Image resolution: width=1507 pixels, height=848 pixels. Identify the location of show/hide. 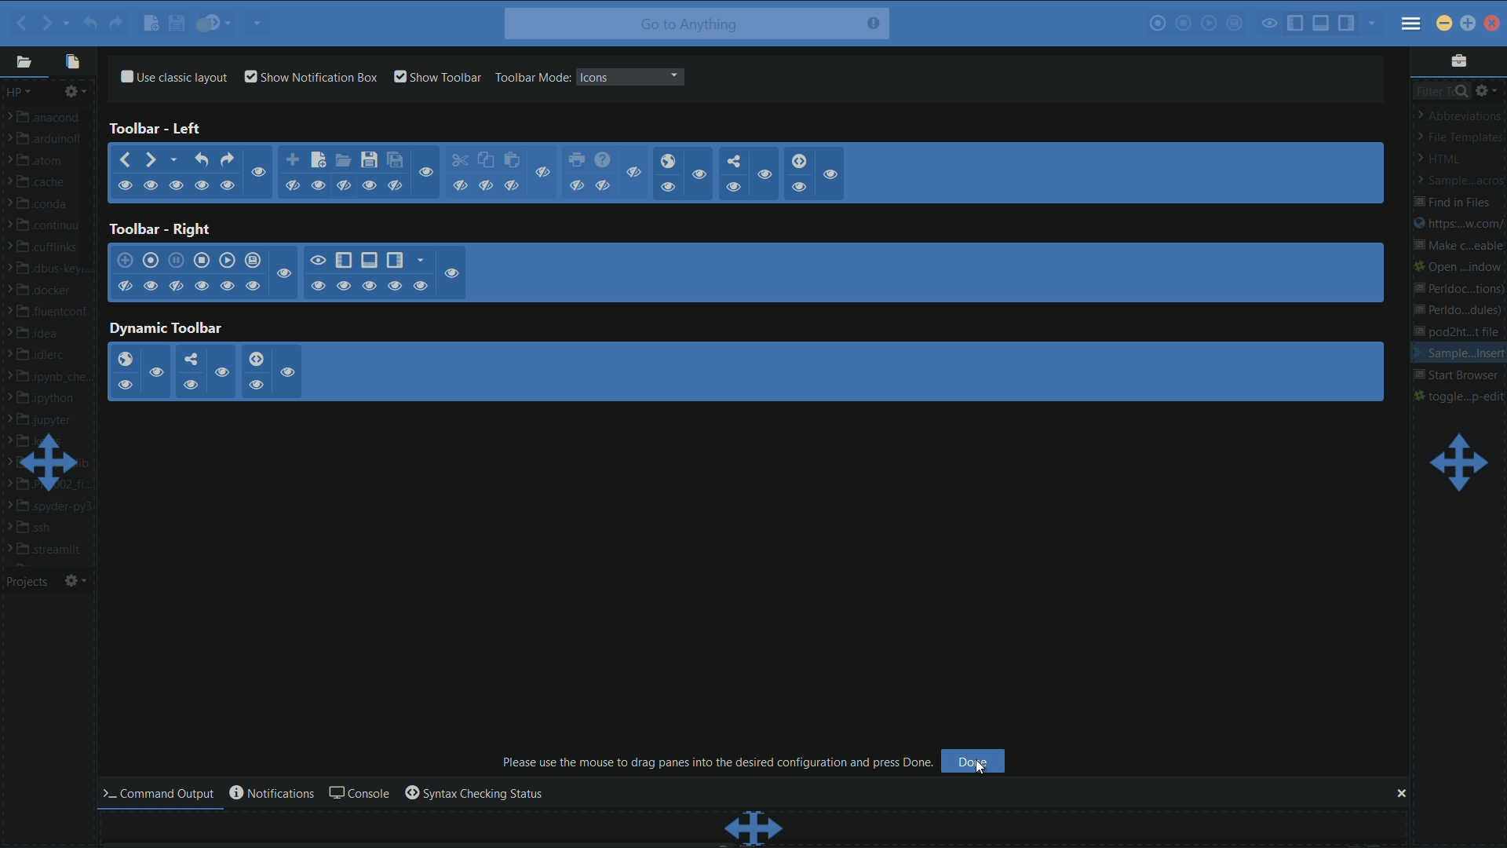
(203, 185).